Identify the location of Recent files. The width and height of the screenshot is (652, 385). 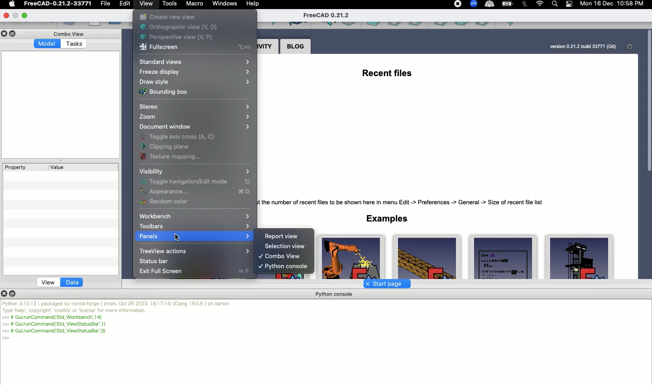
(386, 71).